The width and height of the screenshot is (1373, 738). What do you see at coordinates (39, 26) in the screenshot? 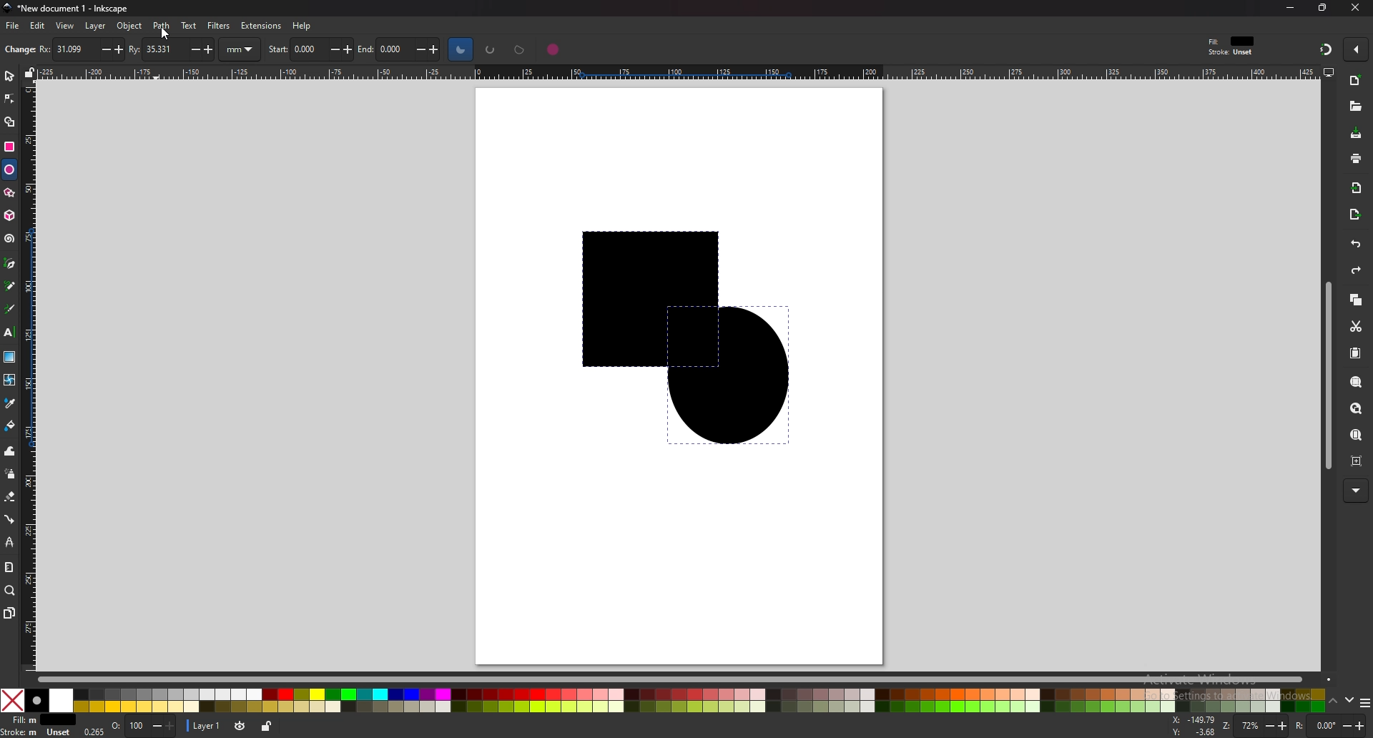
I see `edit` at bounding box center [39, 26].